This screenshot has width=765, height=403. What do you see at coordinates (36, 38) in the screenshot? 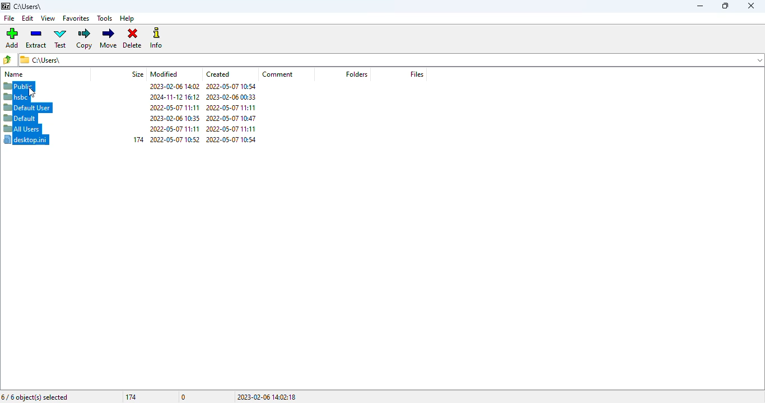
I see `extract` at bounding box center [36, 38].